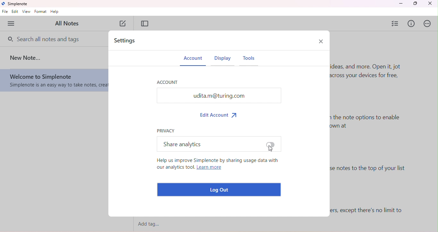 The width and height of the screenshot is (438, 232). I want to click on privacy, so click(166, 130).